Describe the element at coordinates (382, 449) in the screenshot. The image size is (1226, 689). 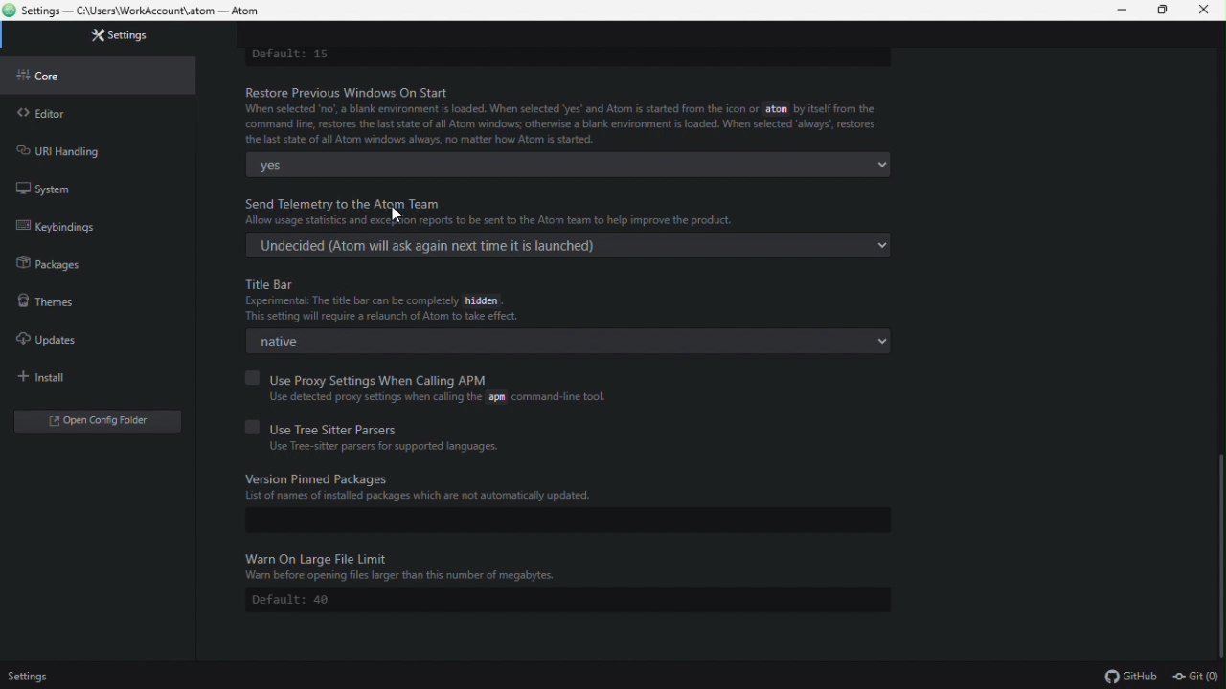
I see `Use Tree-sitter parsers for supported languages.` at that location.